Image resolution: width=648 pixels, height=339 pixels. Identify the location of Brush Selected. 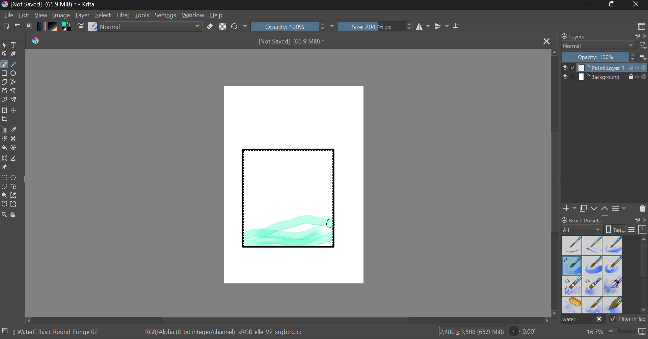
(572, 266).